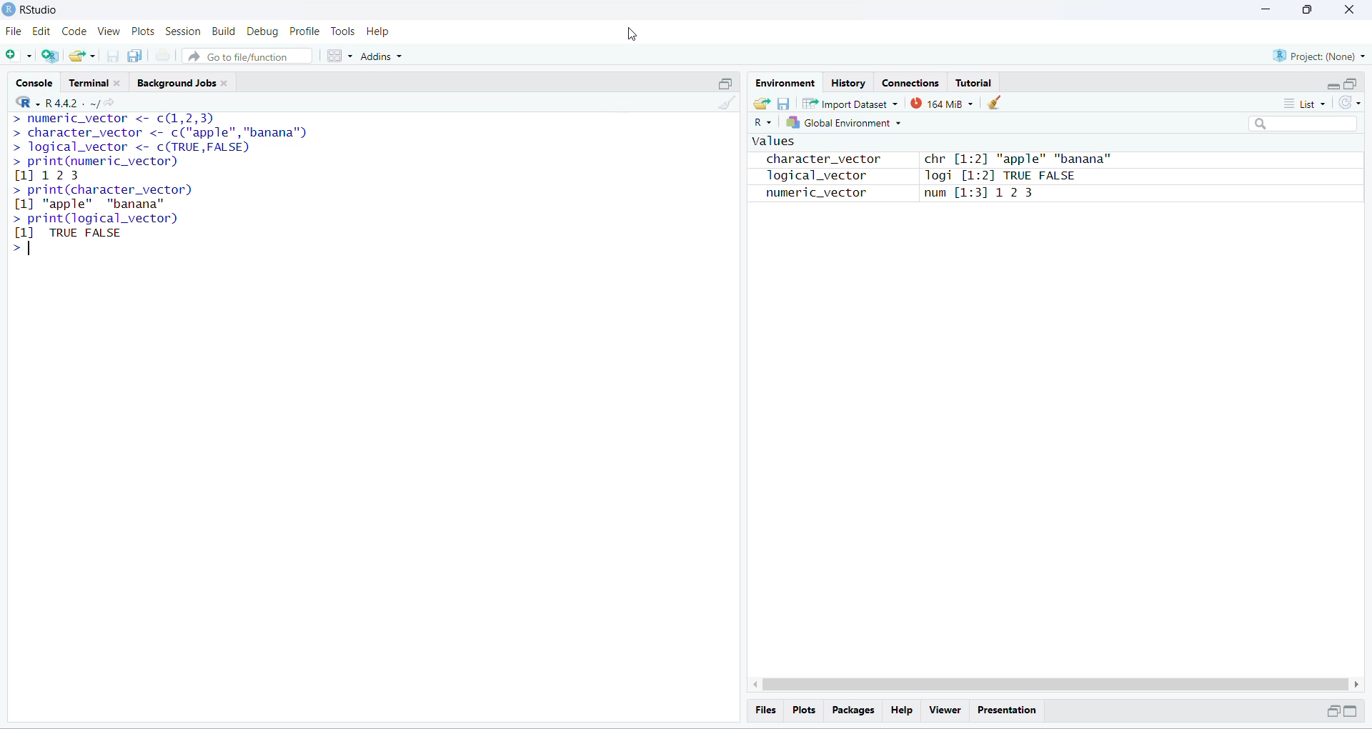 This screenshot has height=729, width=1372. I want to click on minimize, so click(1333, 87).